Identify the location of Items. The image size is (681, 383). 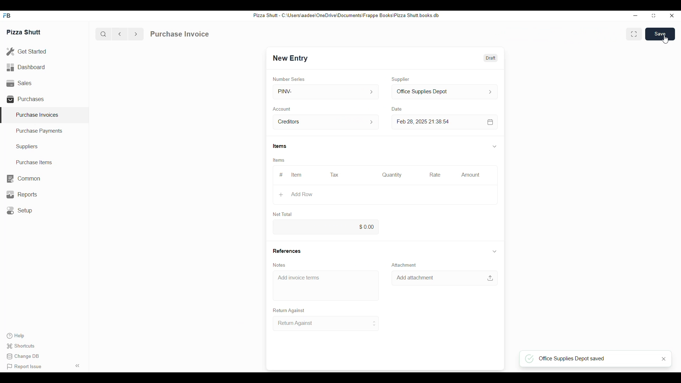
(278, 146).